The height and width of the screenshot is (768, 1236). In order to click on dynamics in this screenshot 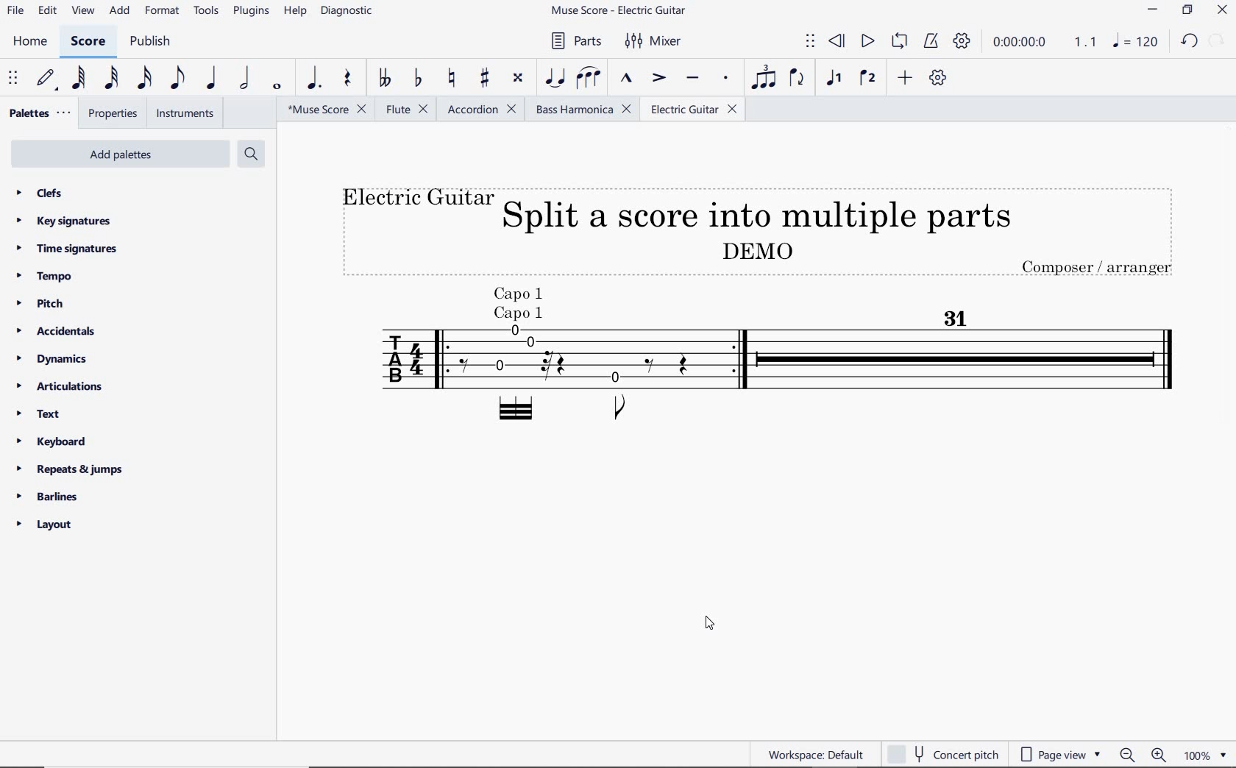, I will do `click(50, 359)`.